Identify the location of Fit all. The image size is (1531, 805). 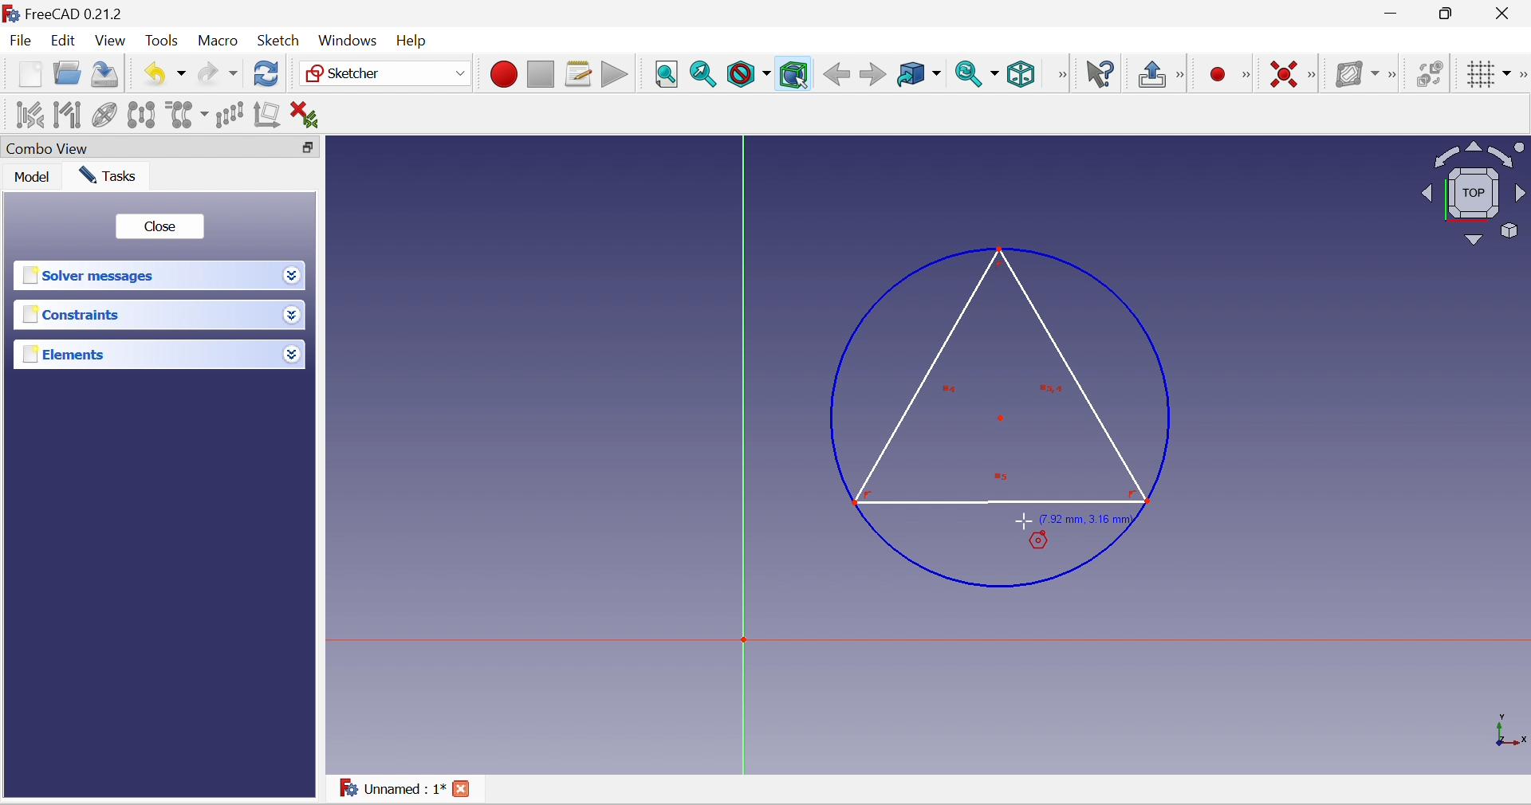
(667, 76).